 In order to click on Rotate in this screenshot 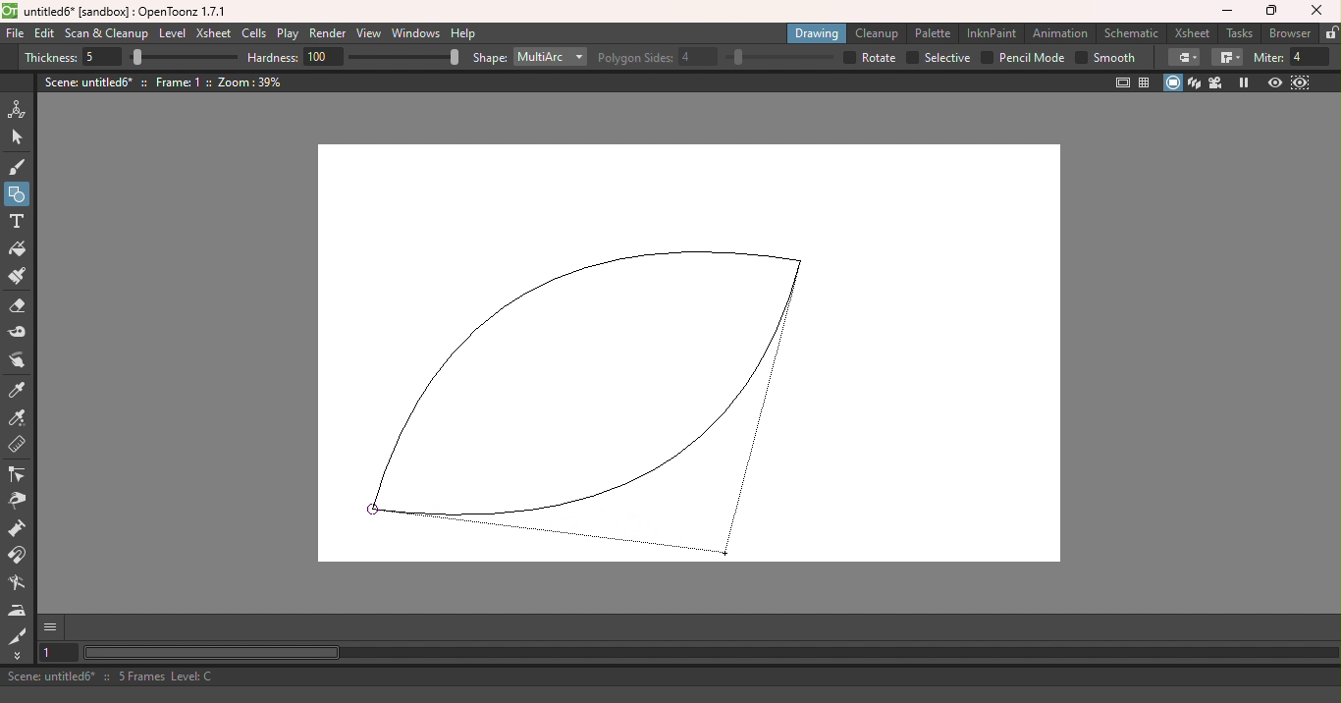, I will do `click(870, 58)`.